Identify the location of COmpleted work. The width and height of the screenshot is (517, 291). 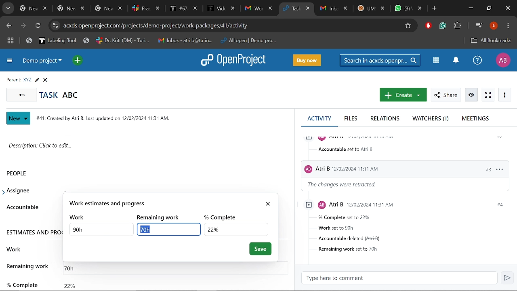
(235, 229).